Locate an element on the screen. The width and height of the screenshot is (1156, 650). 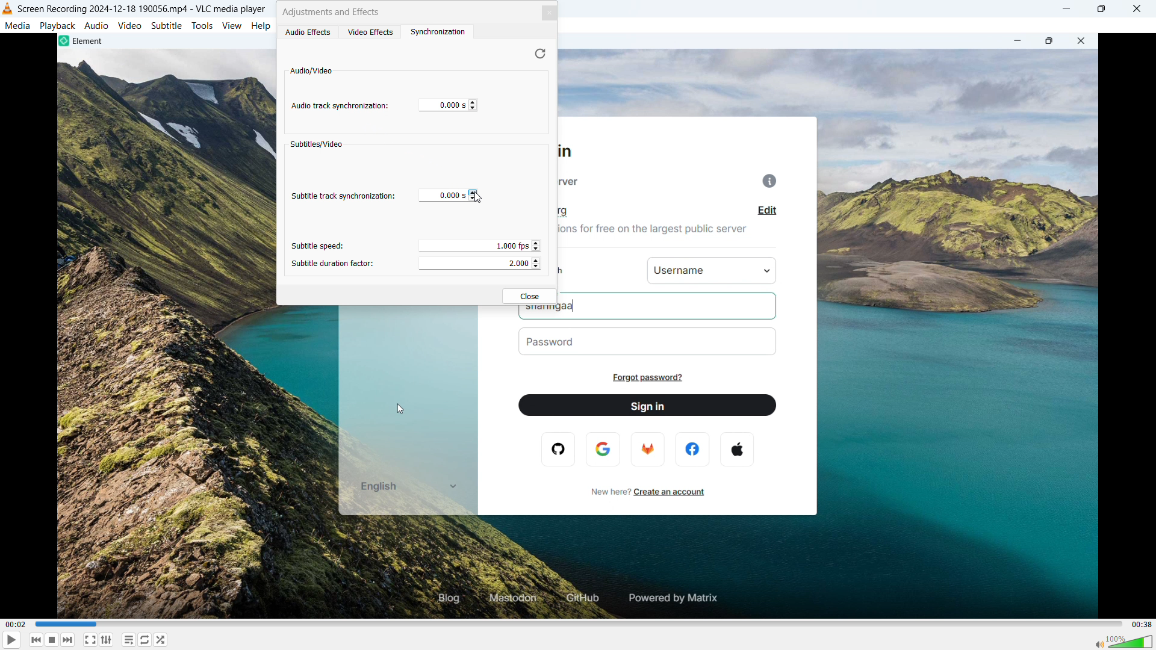
adjust subtitle duration factor is located at coordinates (478, 264).